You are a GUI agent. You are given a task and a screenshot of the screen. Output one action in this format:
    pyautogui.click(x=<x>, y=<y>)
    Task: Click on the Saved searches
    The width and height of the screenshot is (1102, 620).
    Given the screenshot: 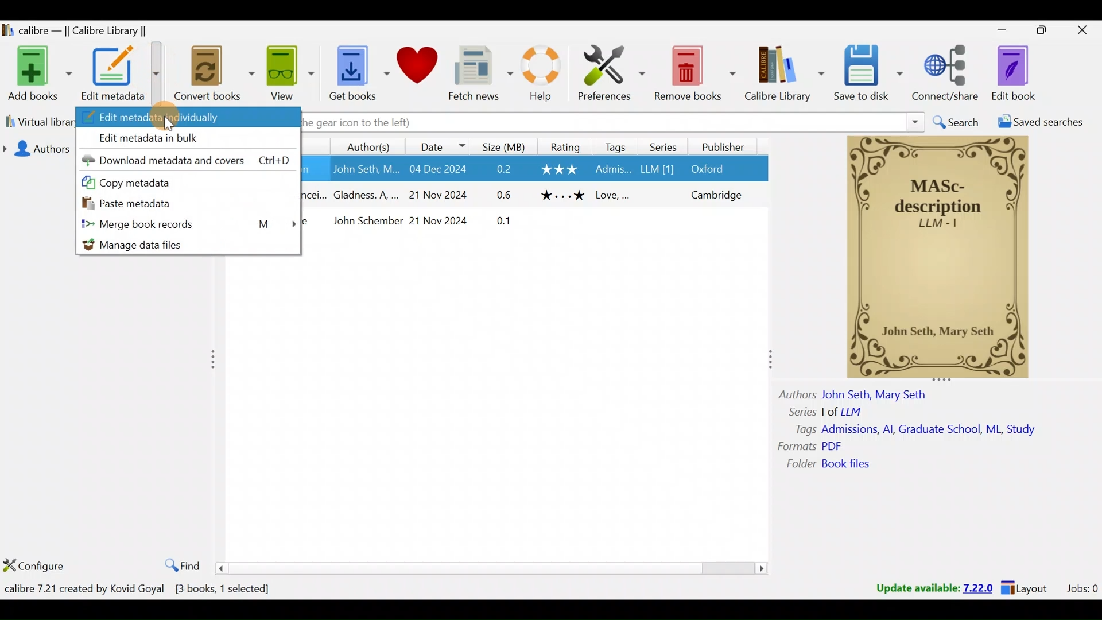 What is the action you would take?
    pyautogui.click(x=1035, y=120)
    